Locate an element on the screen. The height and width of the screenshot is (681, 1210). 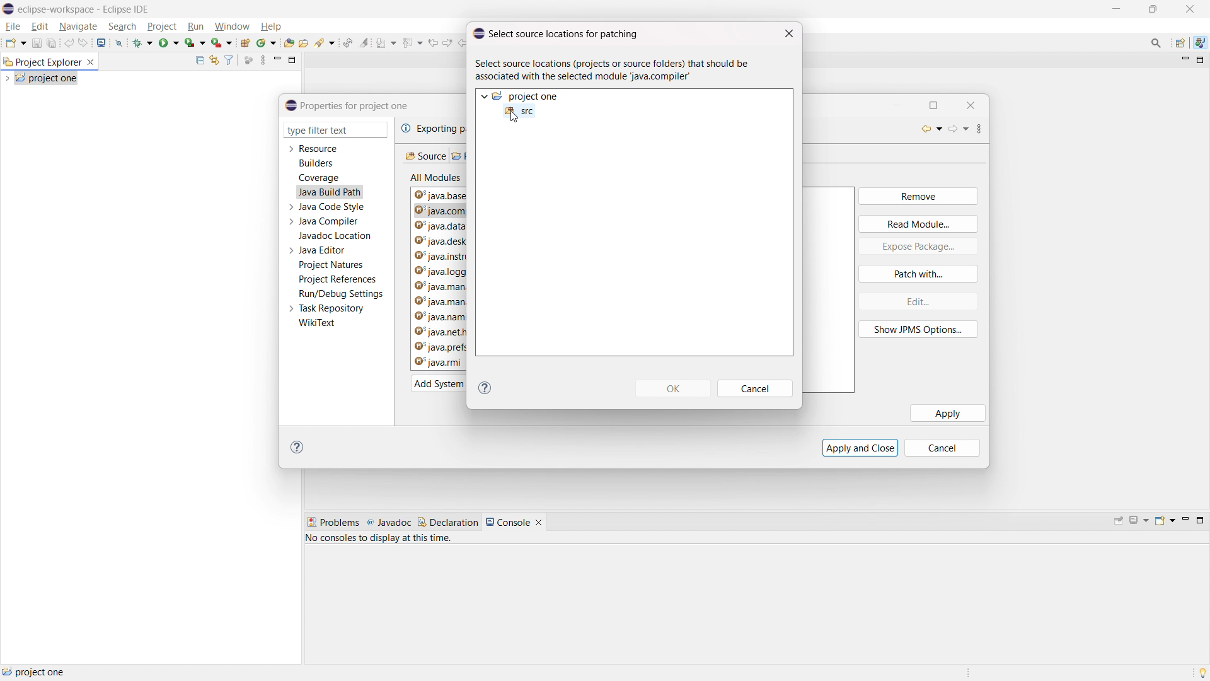
project is located at coordinates (162, 26).